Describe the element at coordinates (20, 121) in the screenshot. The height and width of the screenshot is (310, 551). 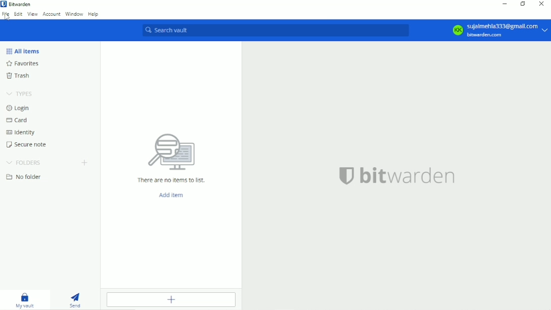
I see `Card` at that location.